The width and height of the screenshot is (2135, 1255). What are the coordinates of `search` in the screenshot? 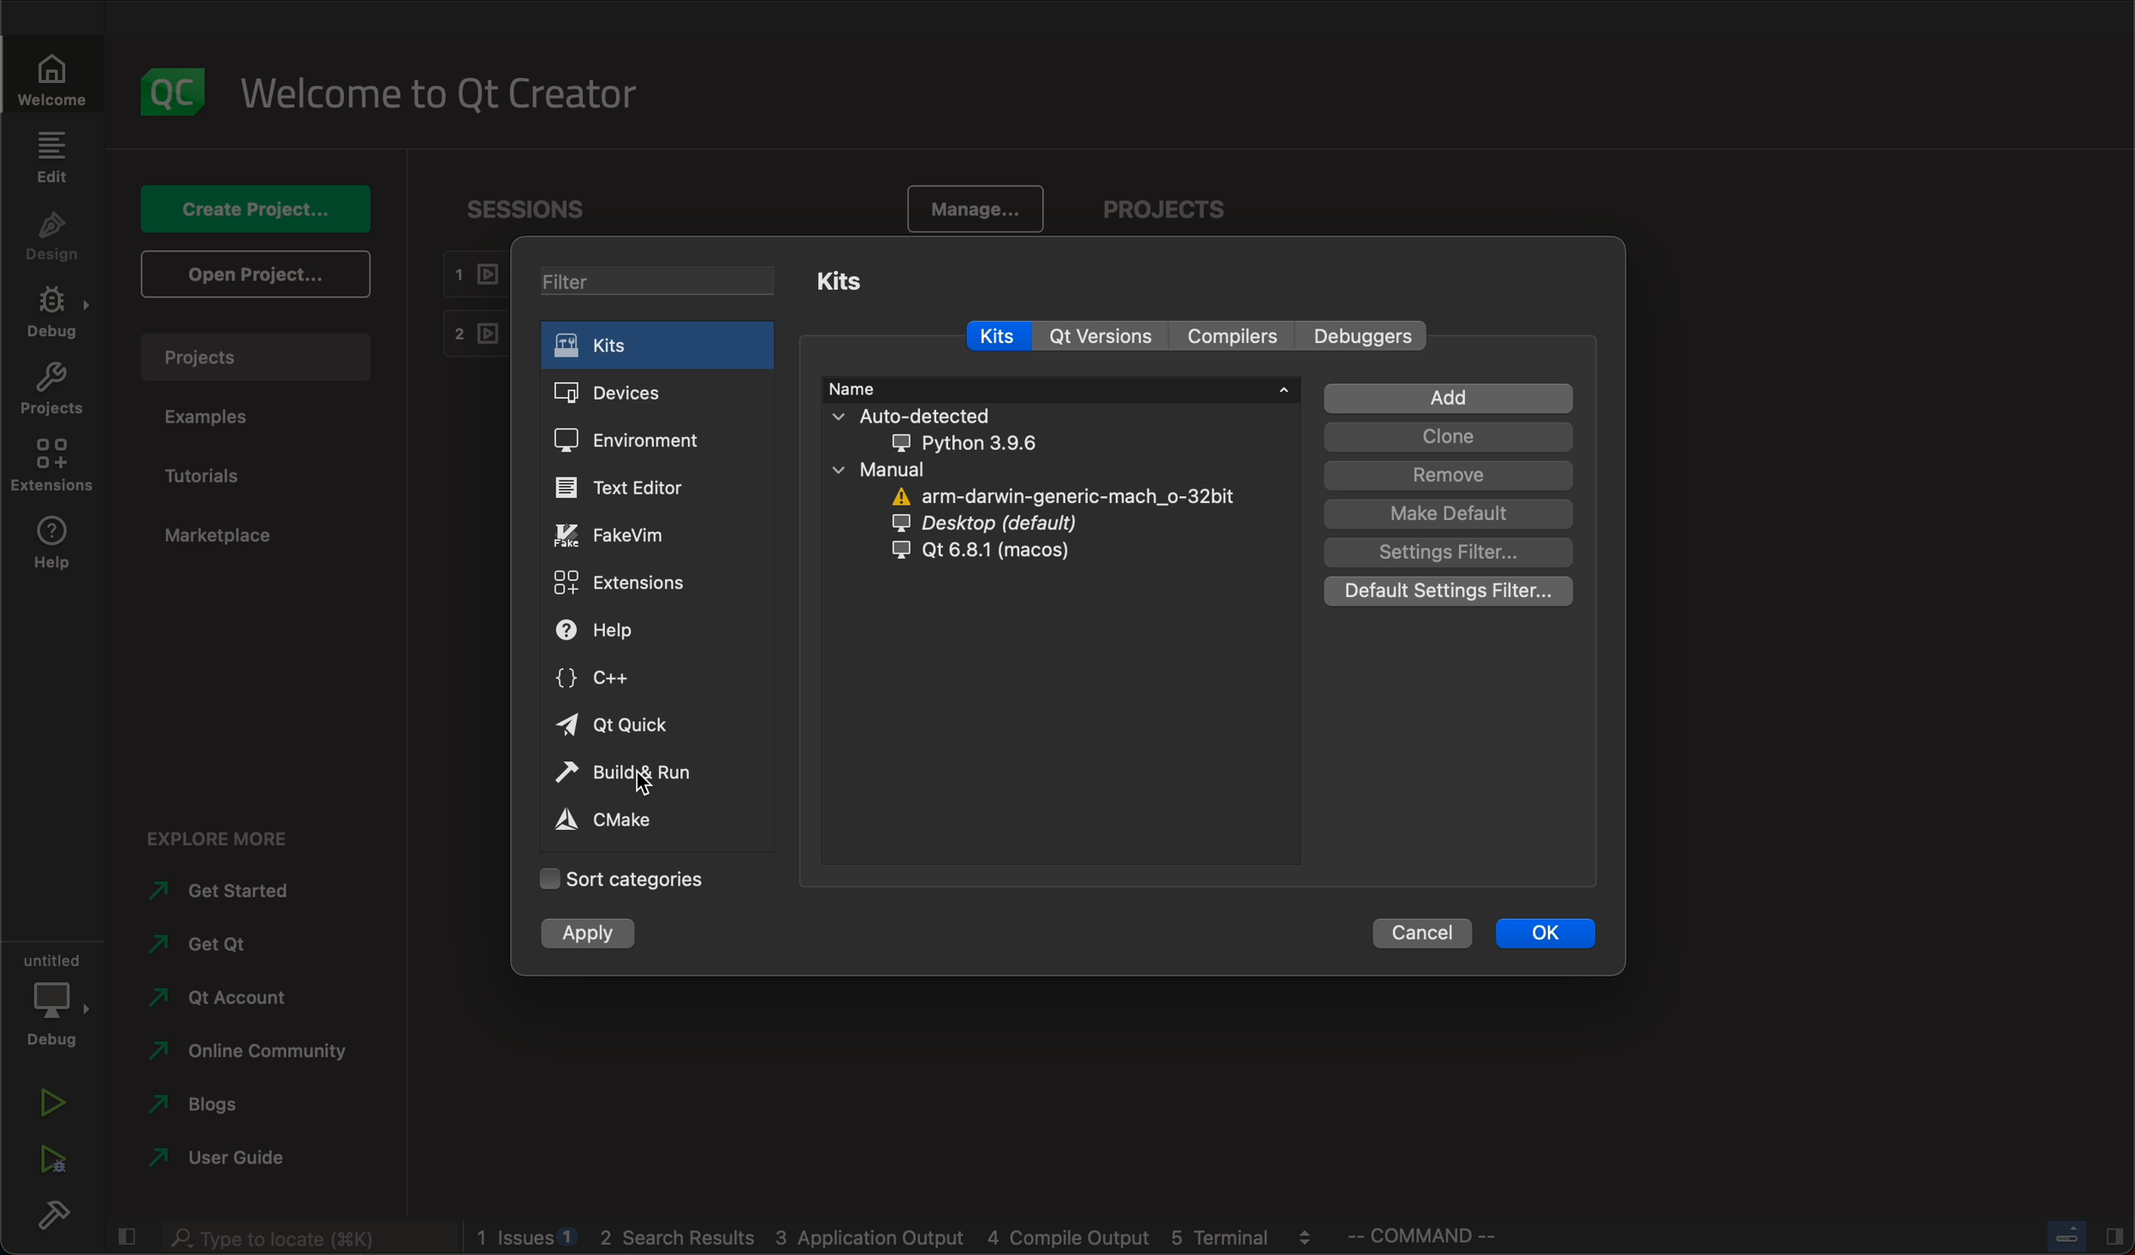 It's located at (312, 1238).